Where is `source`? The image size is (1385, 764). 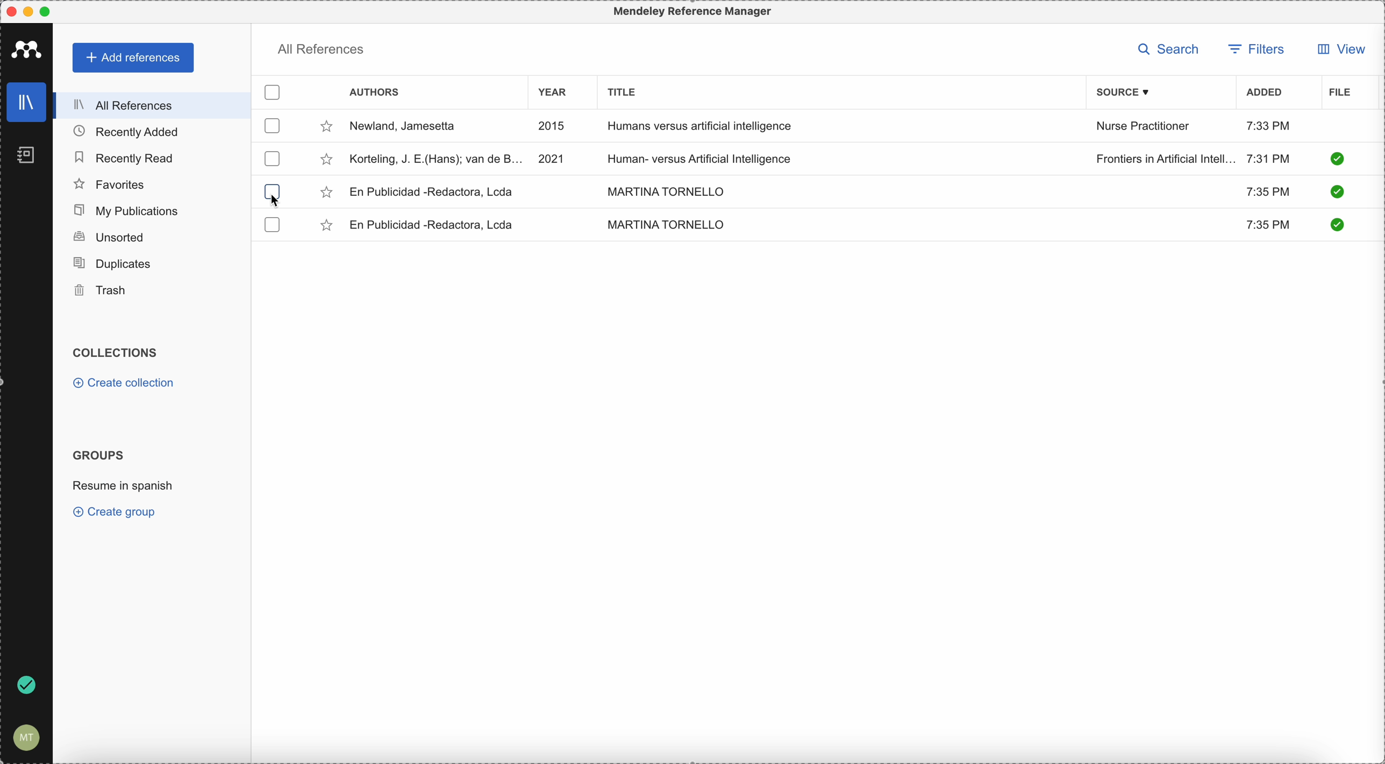
source is located at coordinates (1131, 92).